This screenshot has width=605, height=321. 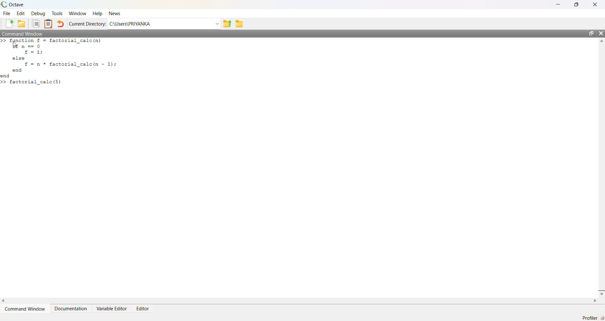 I want to click on file, so click(x=8, y=13).